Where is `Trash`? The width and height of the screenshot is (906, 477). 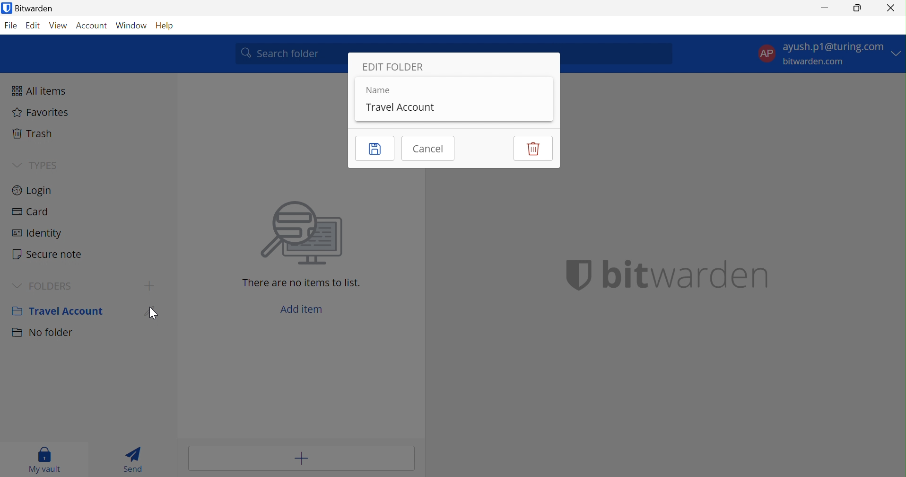
Trash is located at coordinates (34, 133).